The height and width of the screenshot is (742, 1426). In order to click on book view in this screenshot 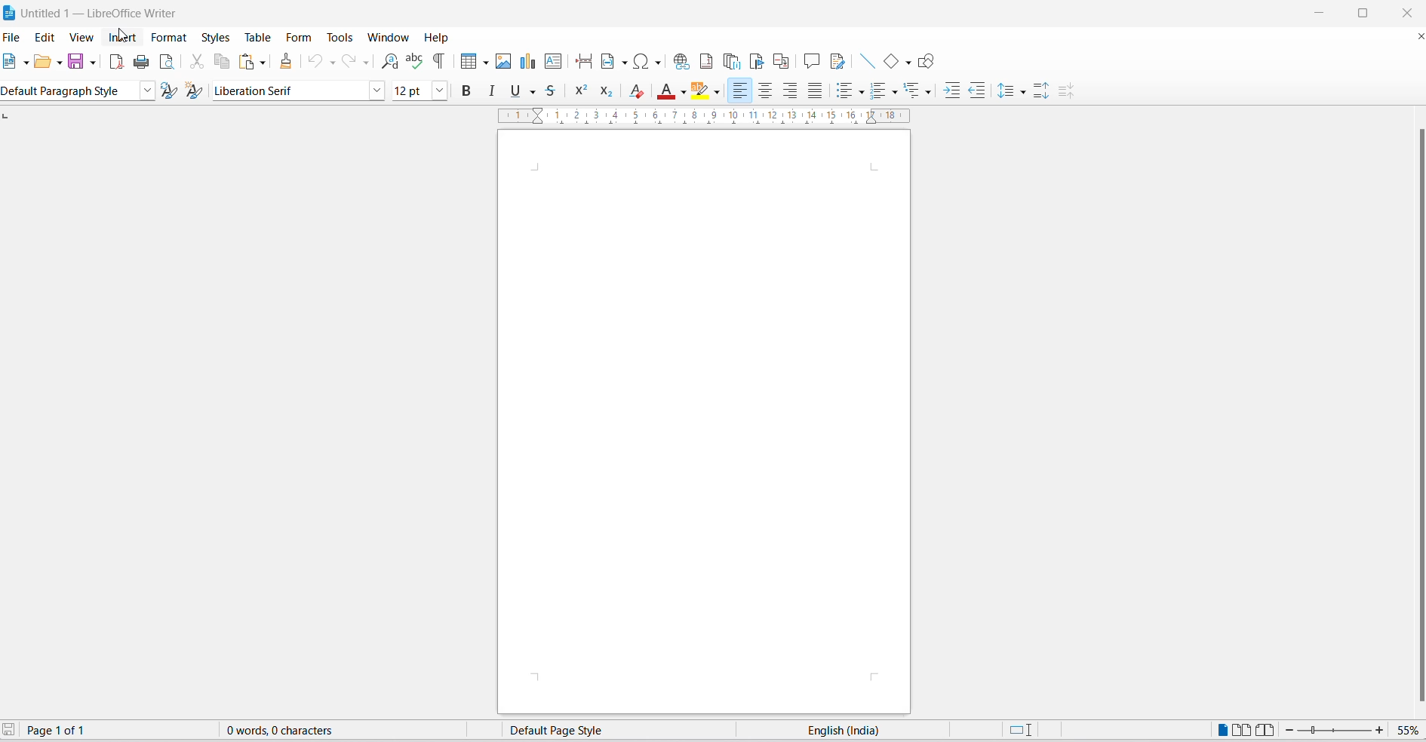, I will do `click(1269, 731)`.